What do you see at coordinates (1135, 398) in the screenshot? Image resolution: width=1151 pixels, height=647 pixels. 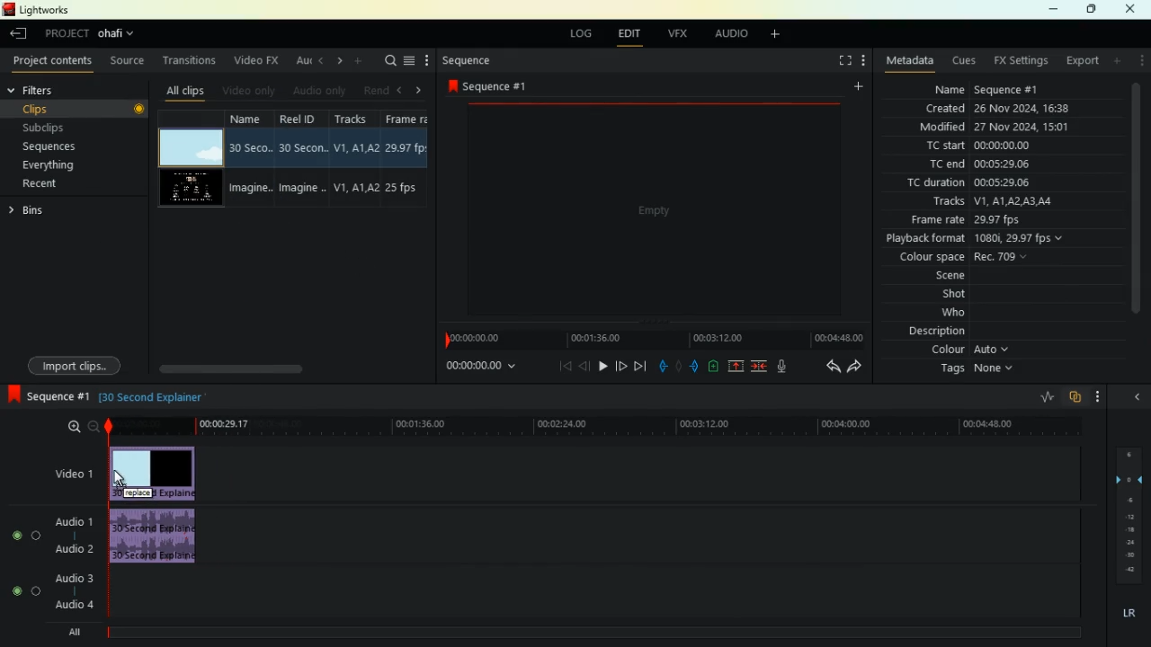 I see `close` at bounding box center [1135, 398].